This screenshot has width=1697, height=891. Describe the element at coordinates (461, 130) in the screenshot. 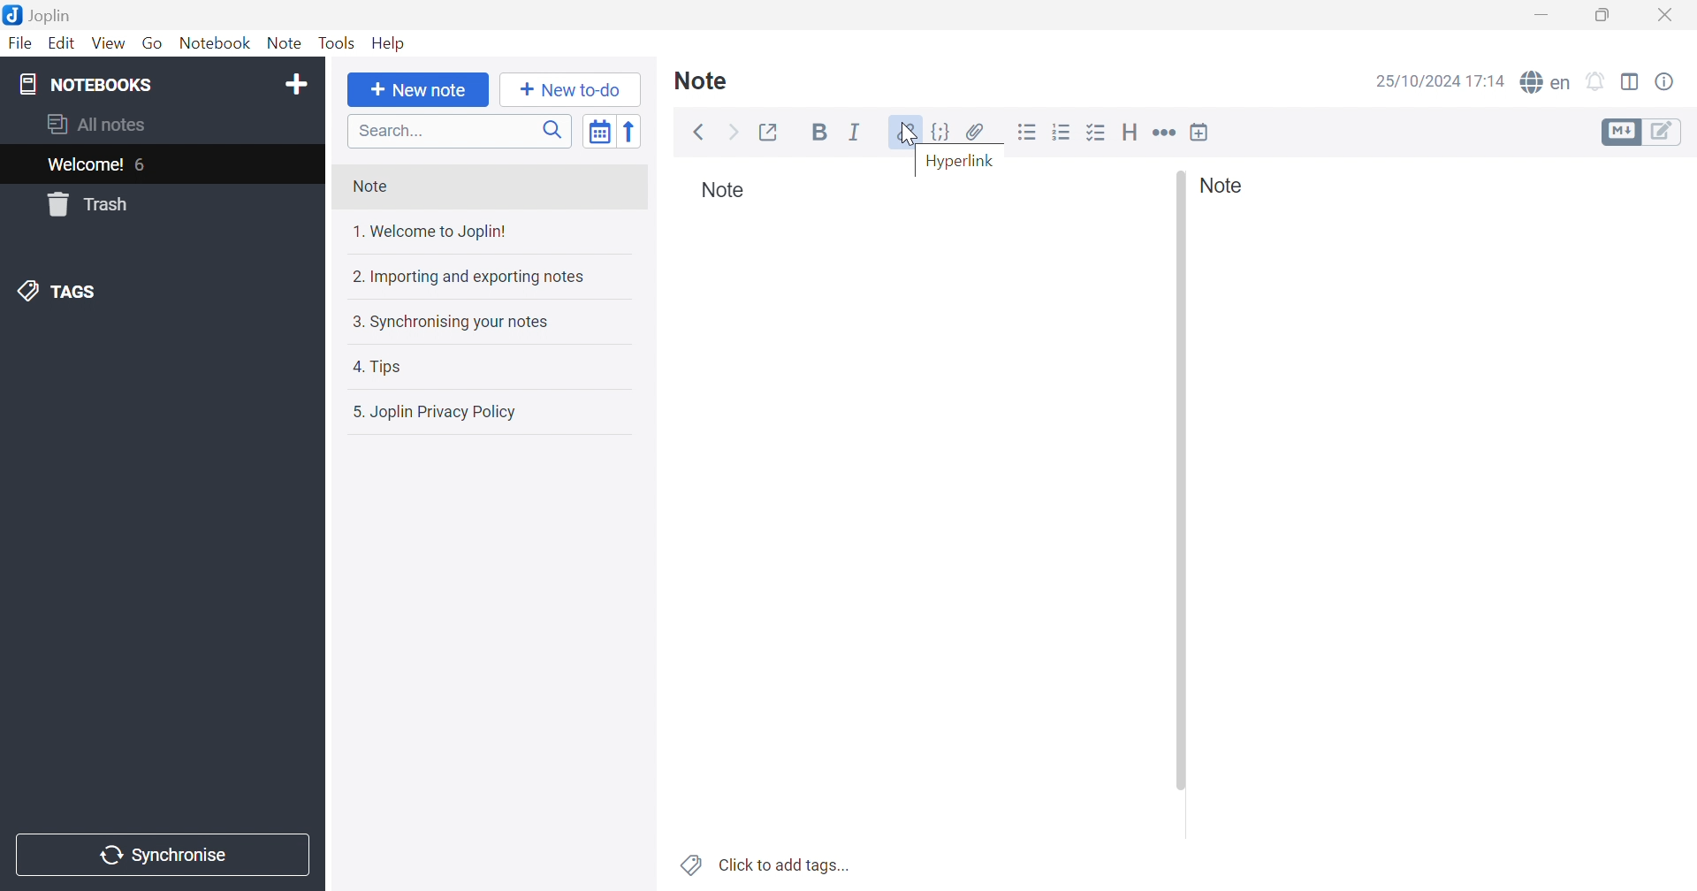

I see `Search bar` at that location.